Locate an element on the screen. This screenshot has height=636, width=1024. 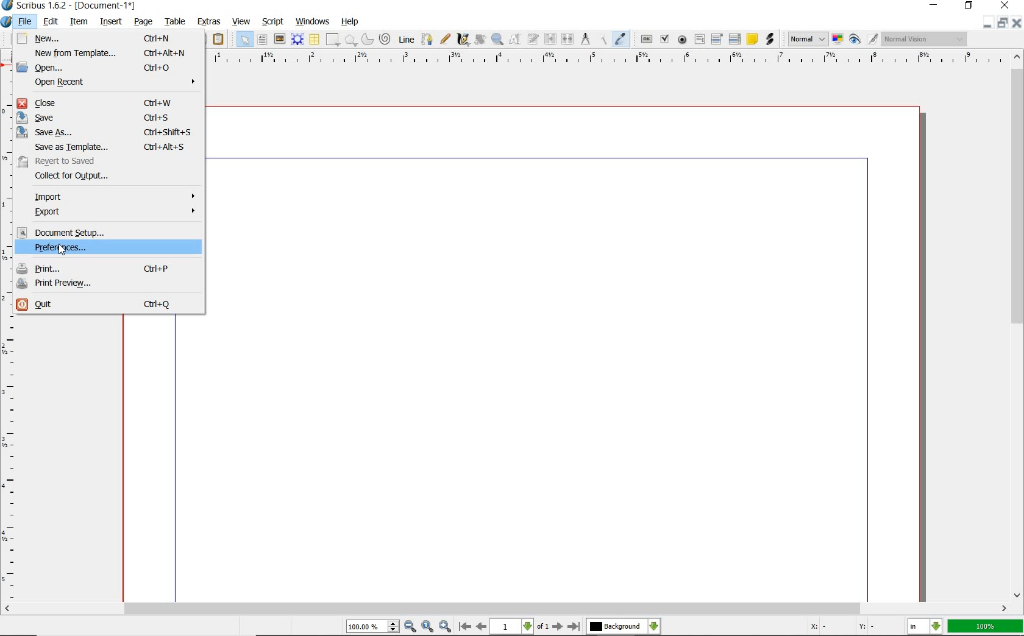
link text frames is located at coordinates (552, 39).